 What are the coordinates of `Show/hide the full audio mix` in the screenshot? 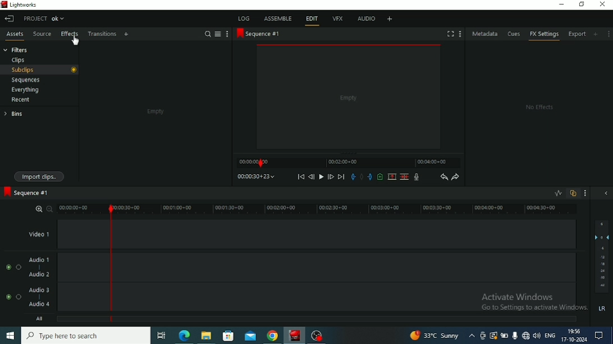 It's located at (606, 194).